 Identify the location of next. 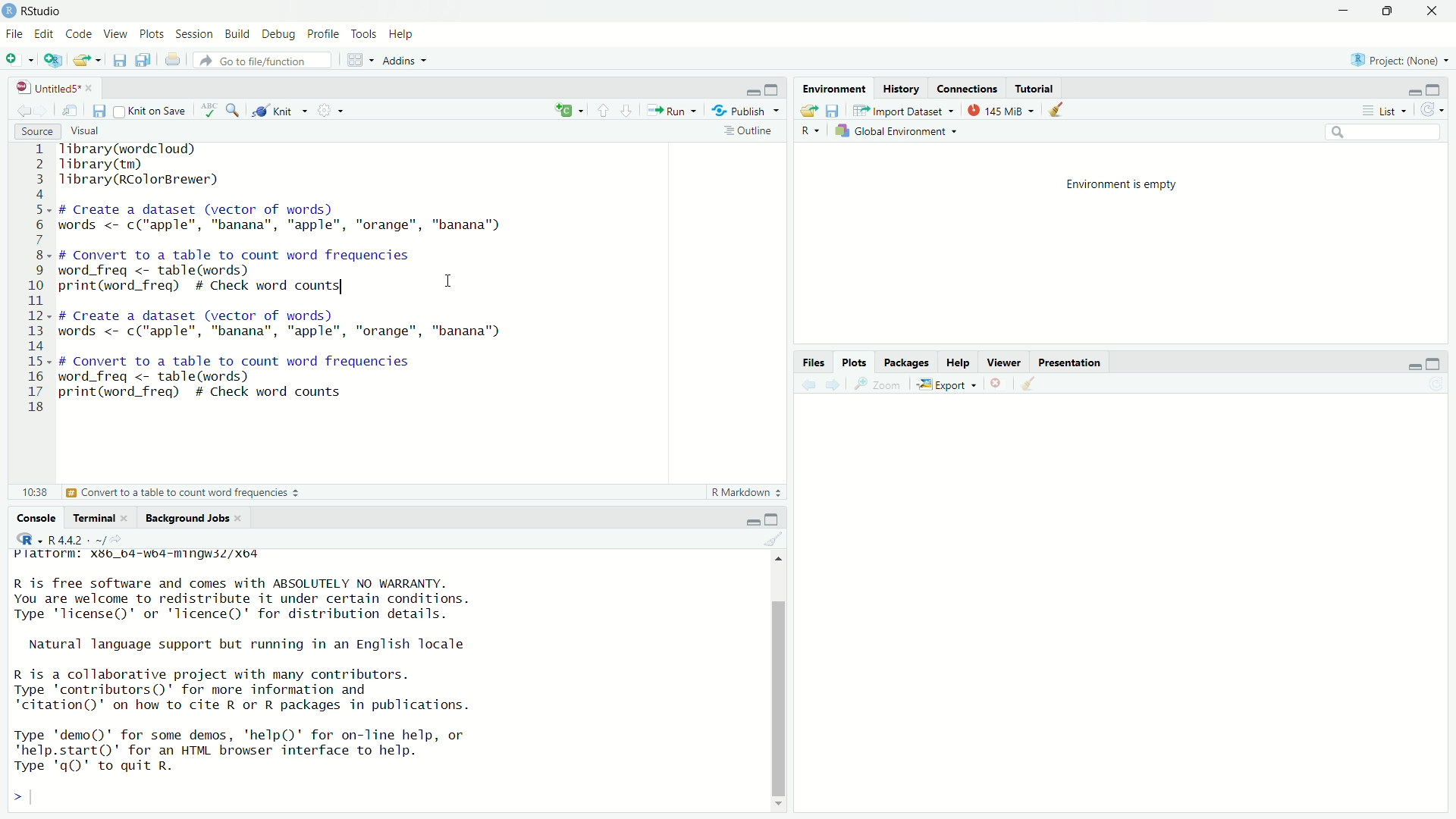
(833, 384).